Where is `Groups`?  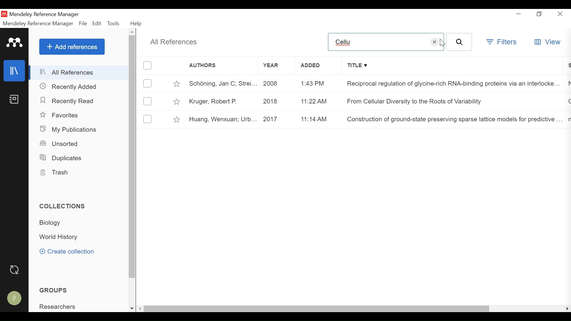
Groups is located at coordinates (53, 290).